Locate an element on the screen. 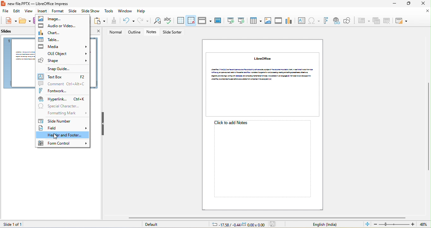  media is located at coordinates (62, 46).